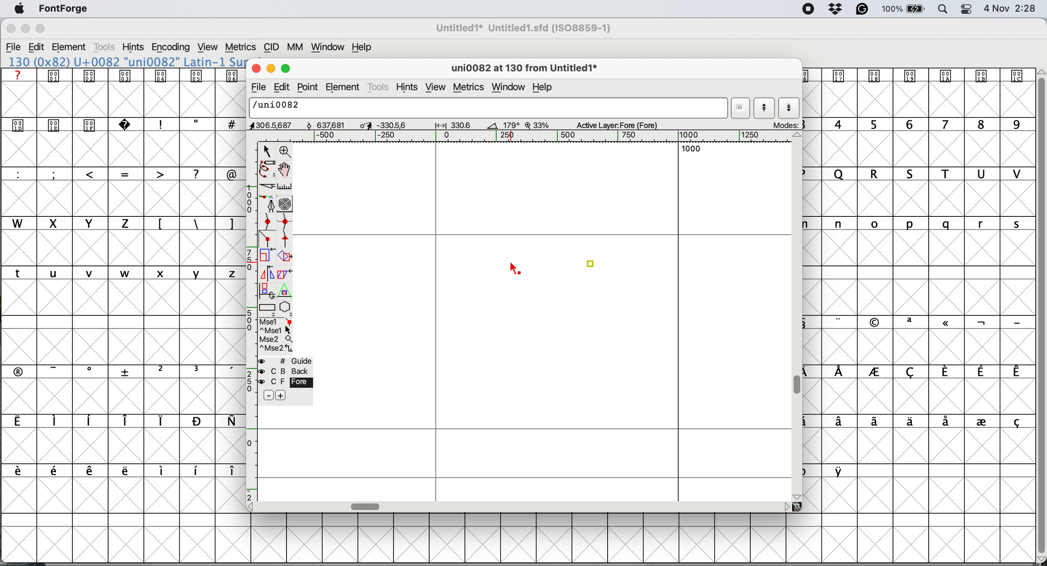  I want to click on window, so click(329, 47).